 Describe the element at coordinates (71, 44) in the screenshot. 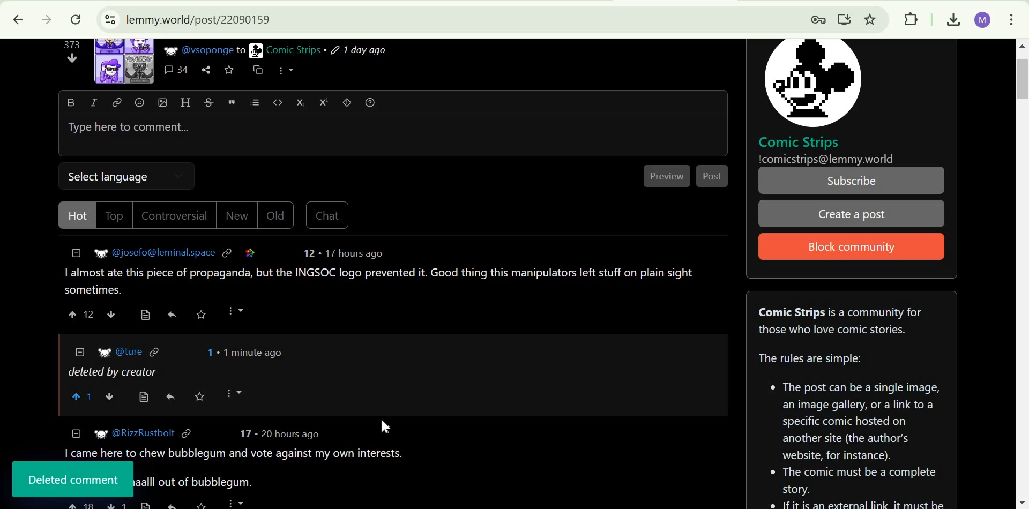

I see `373 points` at that location.